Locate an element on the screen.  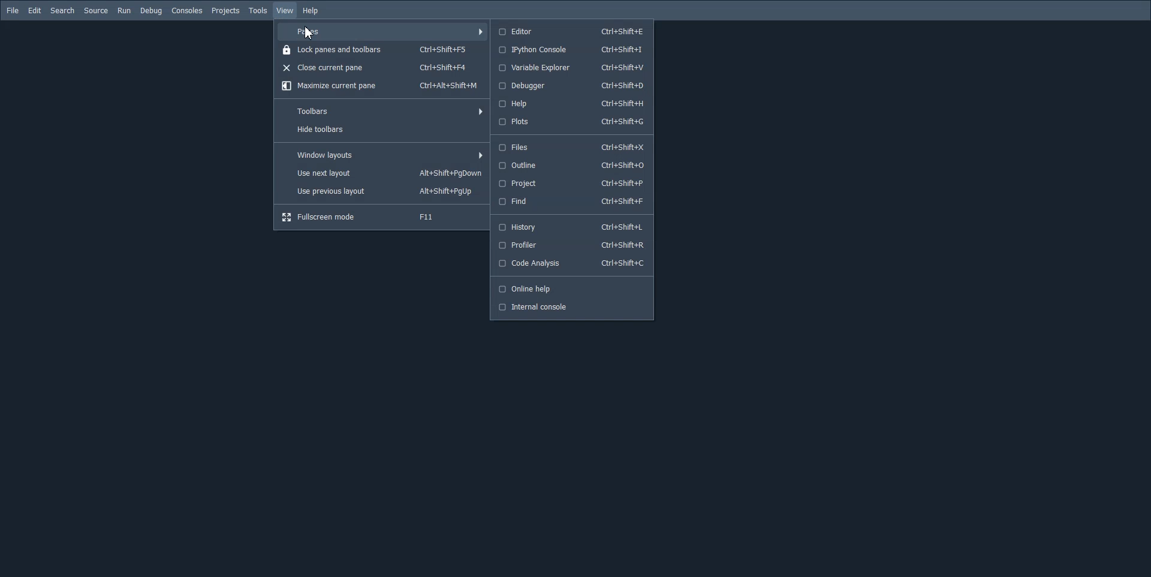
Consoles is located at coordinates (186, 10).